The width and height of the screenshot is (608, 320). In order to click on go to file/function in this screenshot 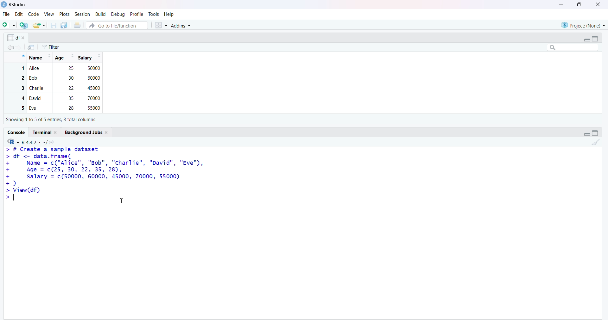, I will do `click(117, 25)`.